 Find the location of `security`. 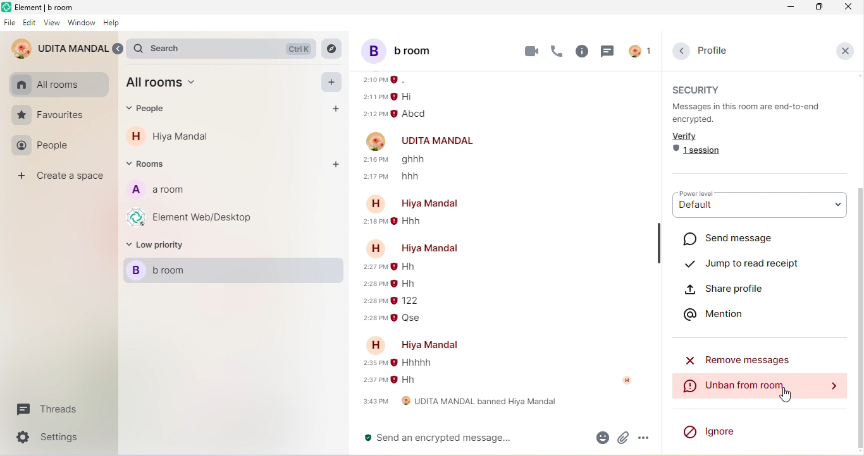

security is located at coordinates (700, 89).